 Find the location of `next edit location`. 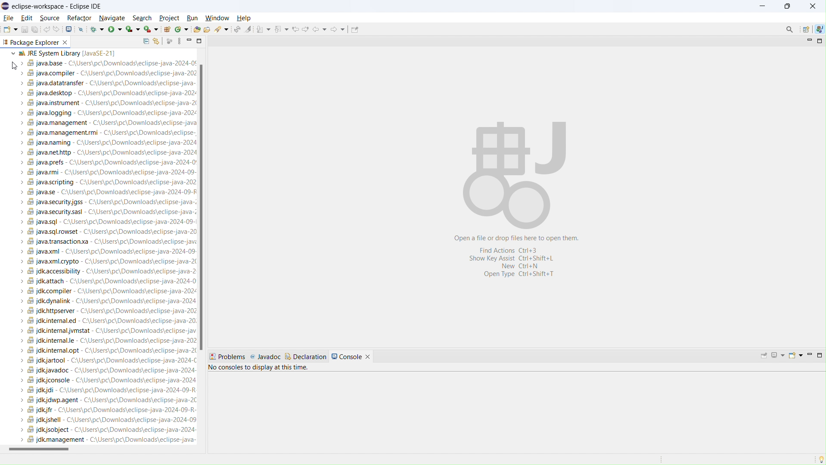

next edit location is located at coordinates (305, 29).